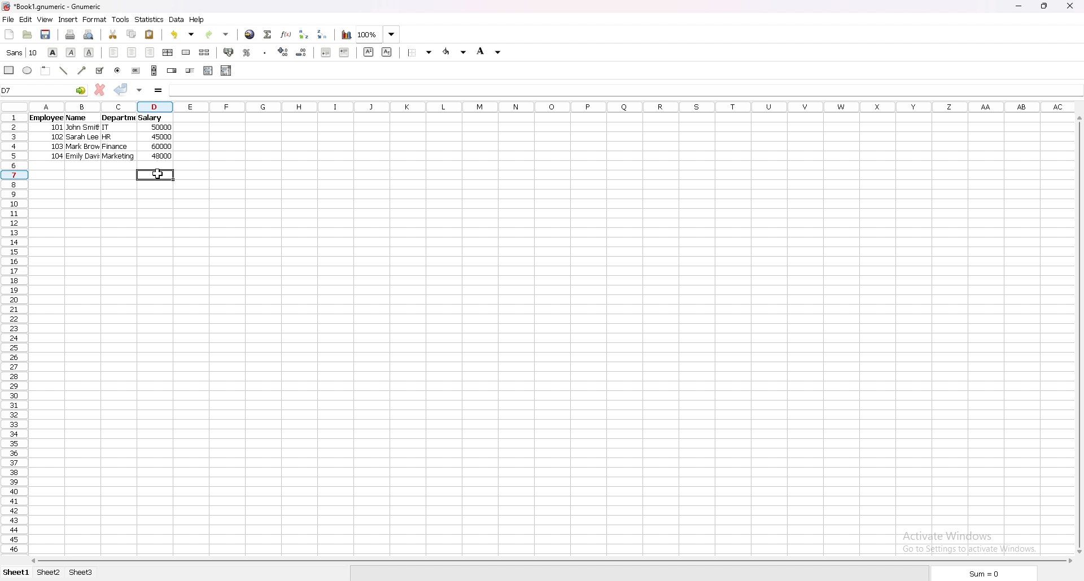 This screenshot has width=1084, height=581. Describe the element at coordinates (82, 147) in the screenshot. I see `mark brown` at that location.